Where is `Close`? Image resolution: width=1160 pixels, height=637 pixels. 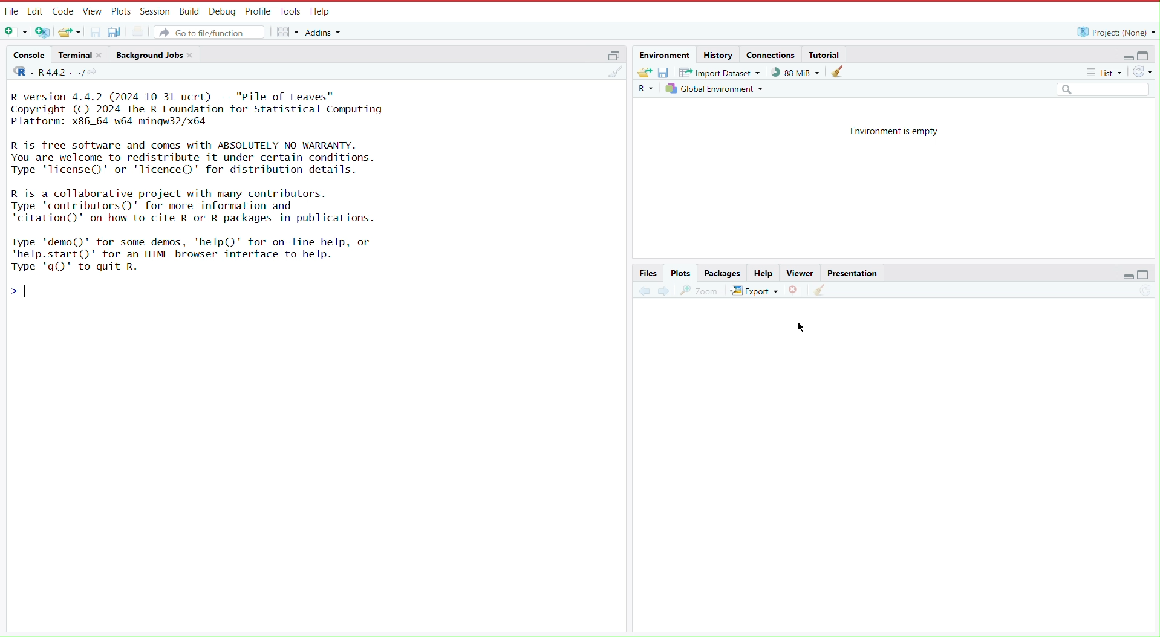
Close is located at coordinates (795, 289).